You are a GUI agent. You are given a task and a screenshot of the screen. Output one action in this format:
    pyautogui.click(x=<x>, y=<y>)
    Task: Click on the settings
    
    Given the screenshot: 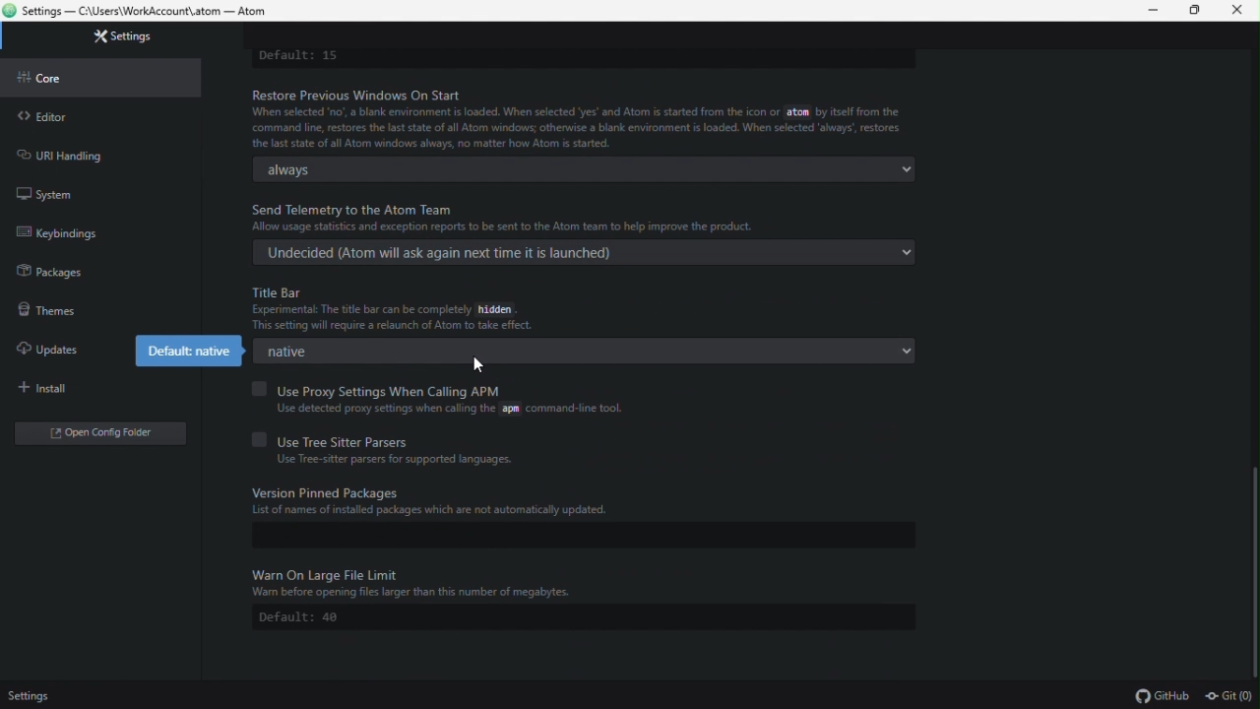 What is the action you would take?
    pyautogui.click(x=31, y=697)
    